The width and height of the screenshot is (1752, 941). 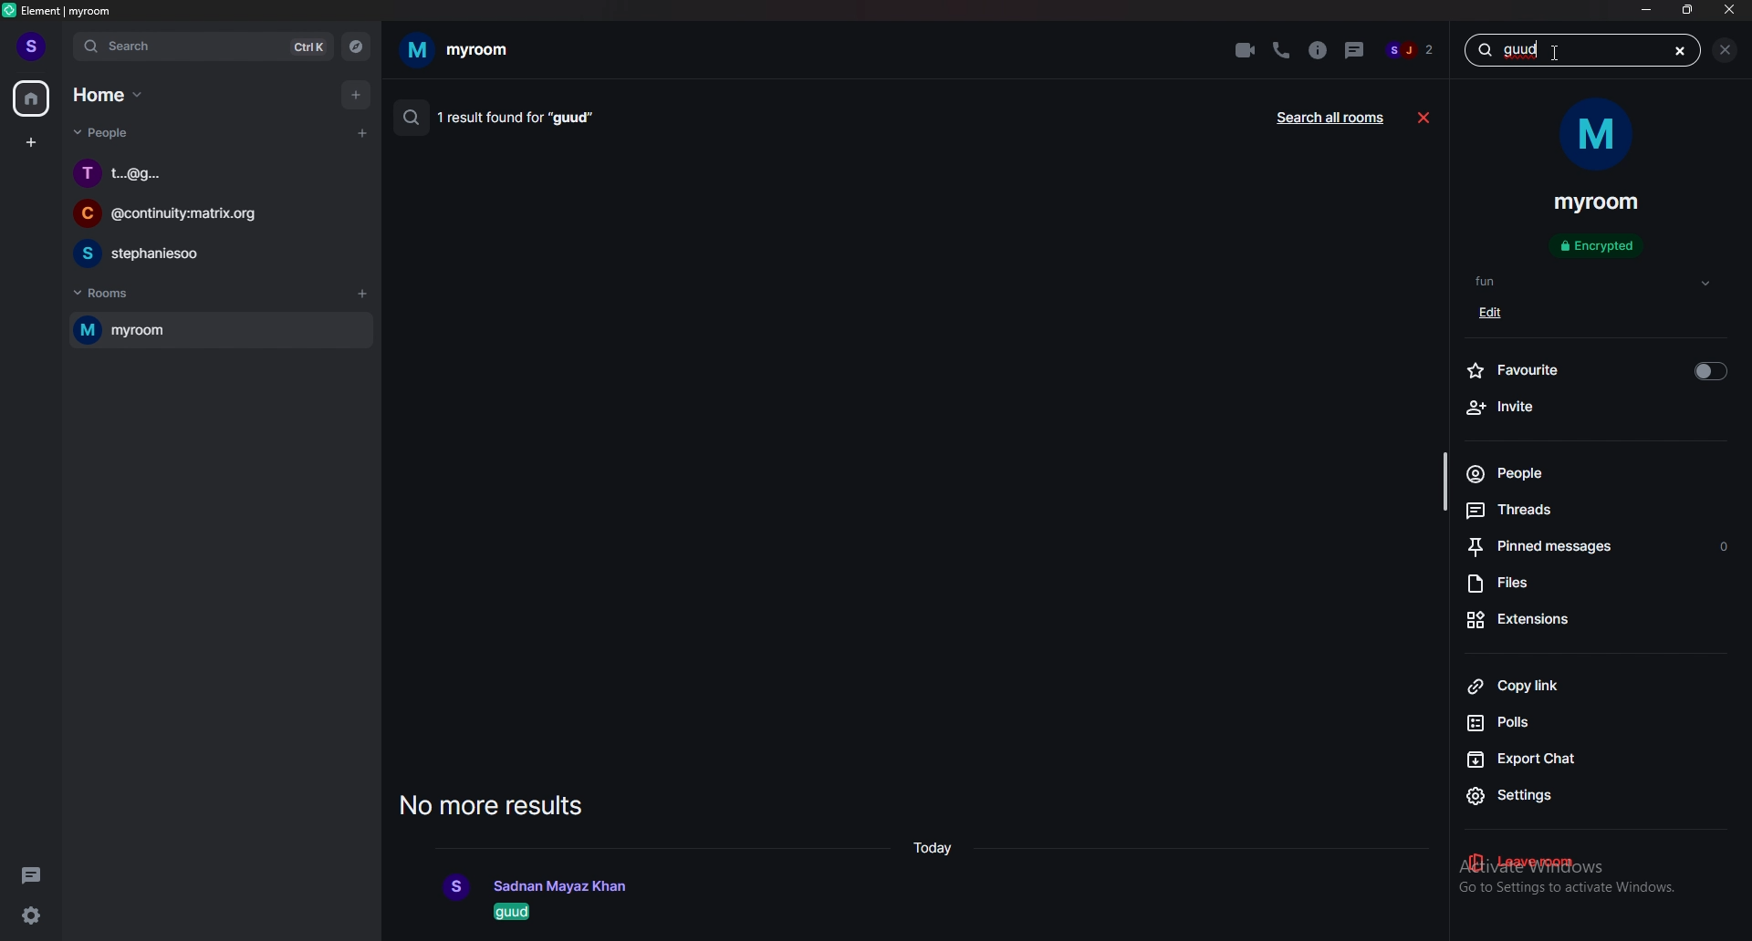 What do you see at coordinates (1513, 312) in the screenshot?
I see `edit tag` at bounding box center [1513, 312].